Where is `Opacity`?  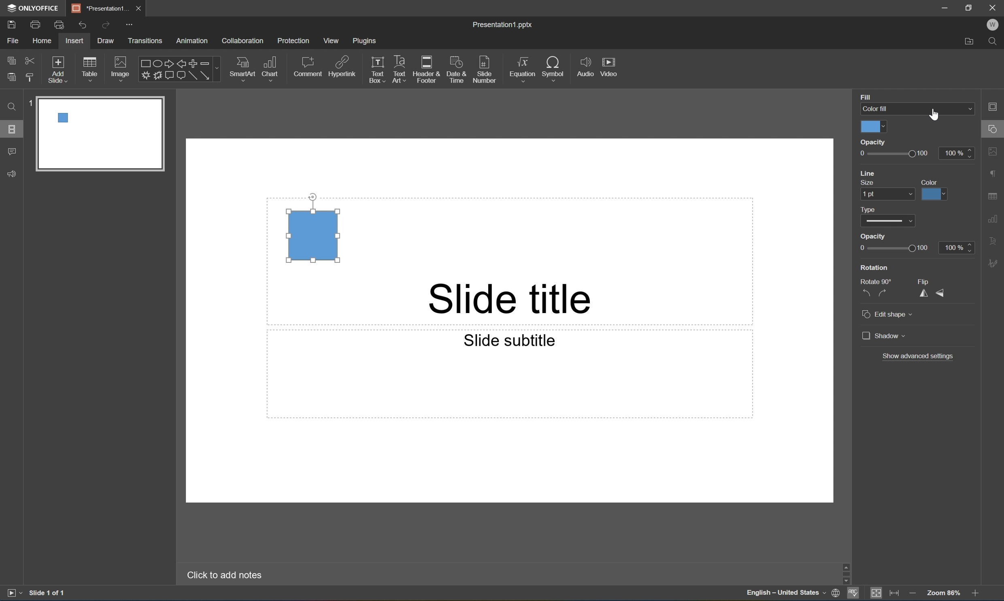
Opacity is located at coordinates (874, 142).